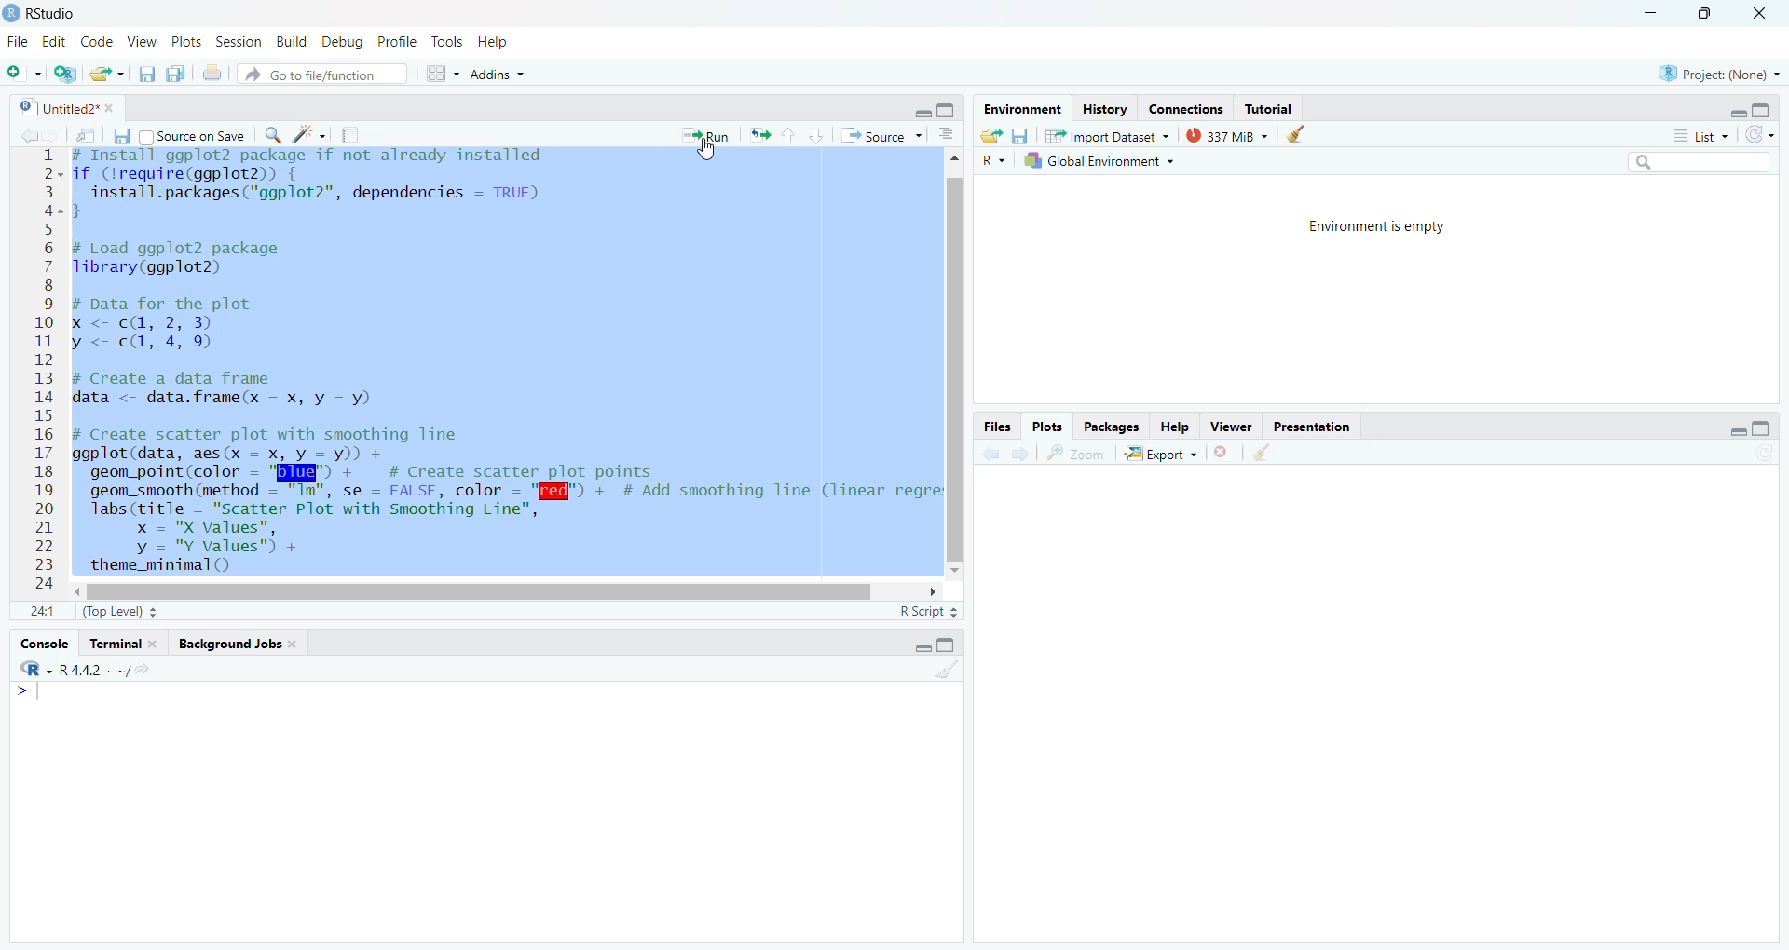  I want to click on R - R442 . ~/, so click(98, 672).